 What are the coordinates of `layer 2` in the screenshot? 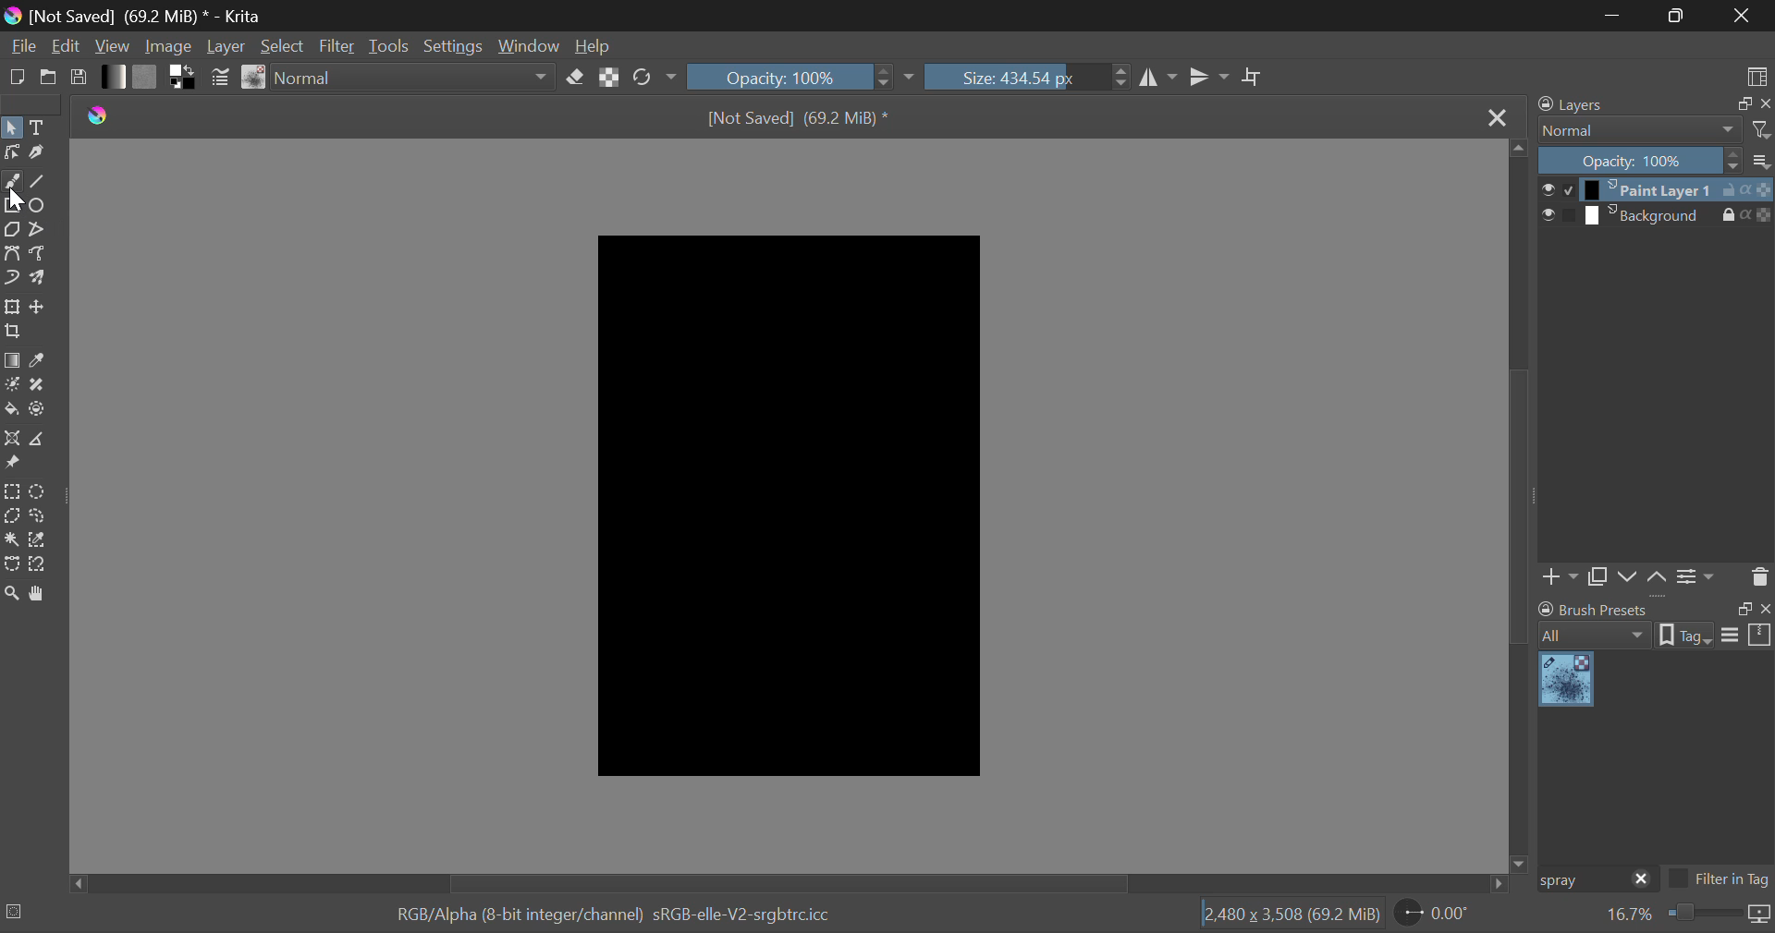 It's located at (1649, 216).